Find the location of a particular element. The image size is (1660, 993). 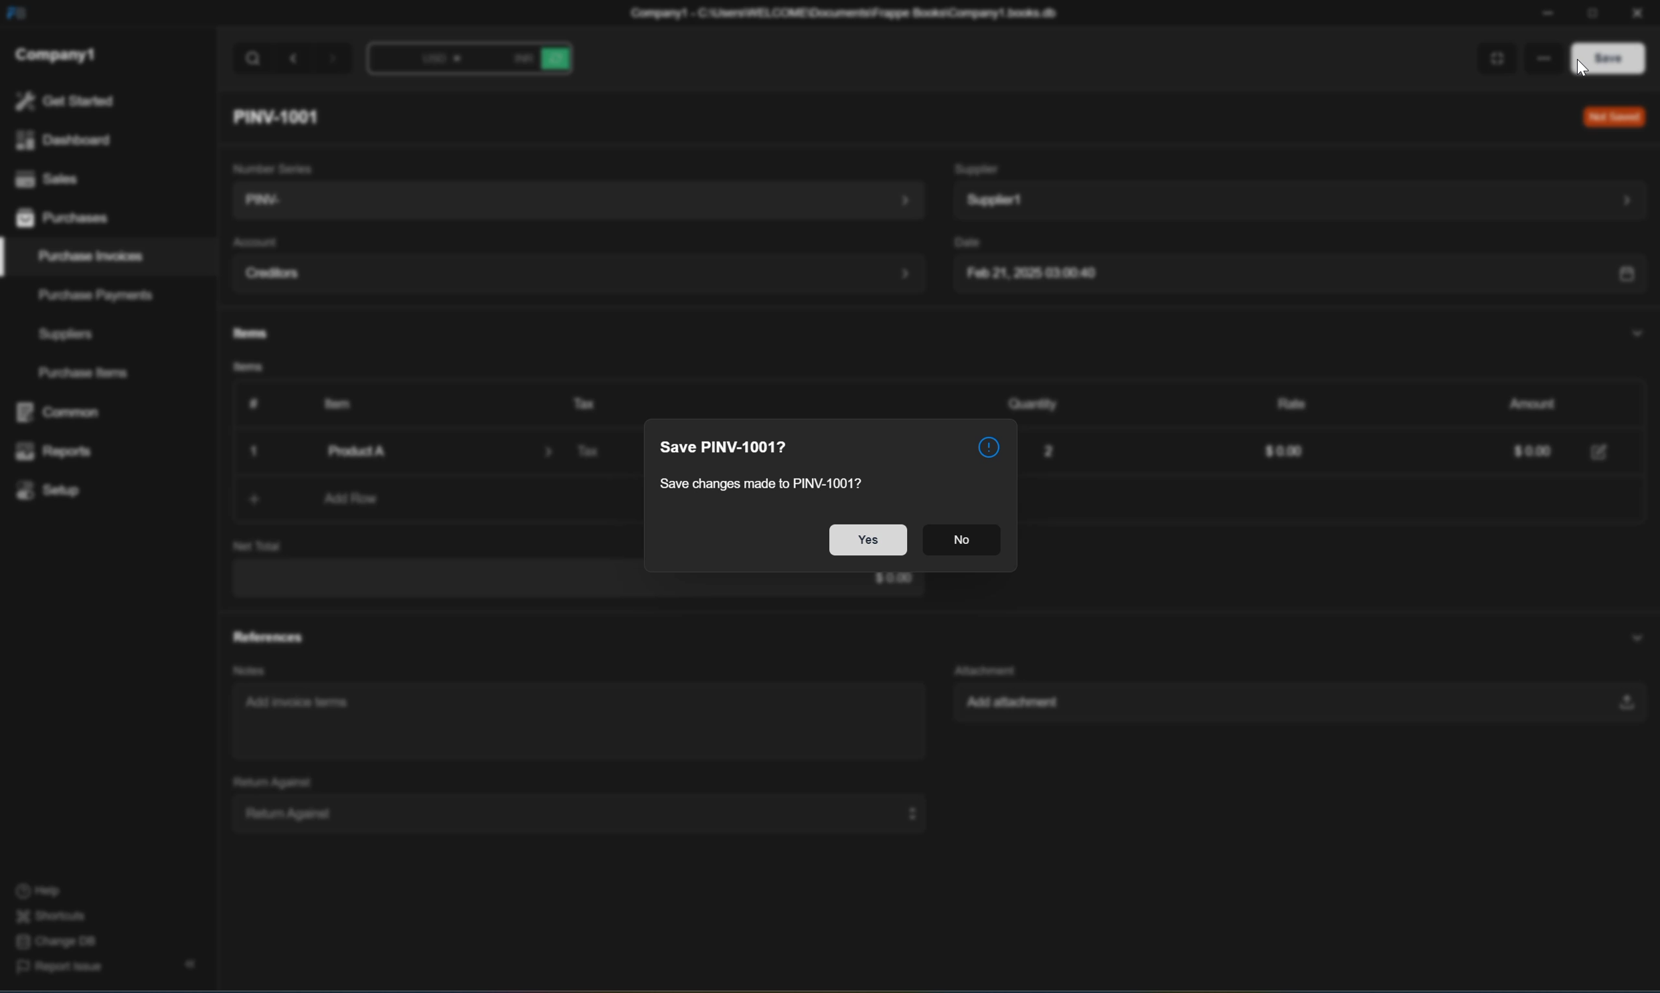

Save PINV-1001? is located at coordinates (727, 447).